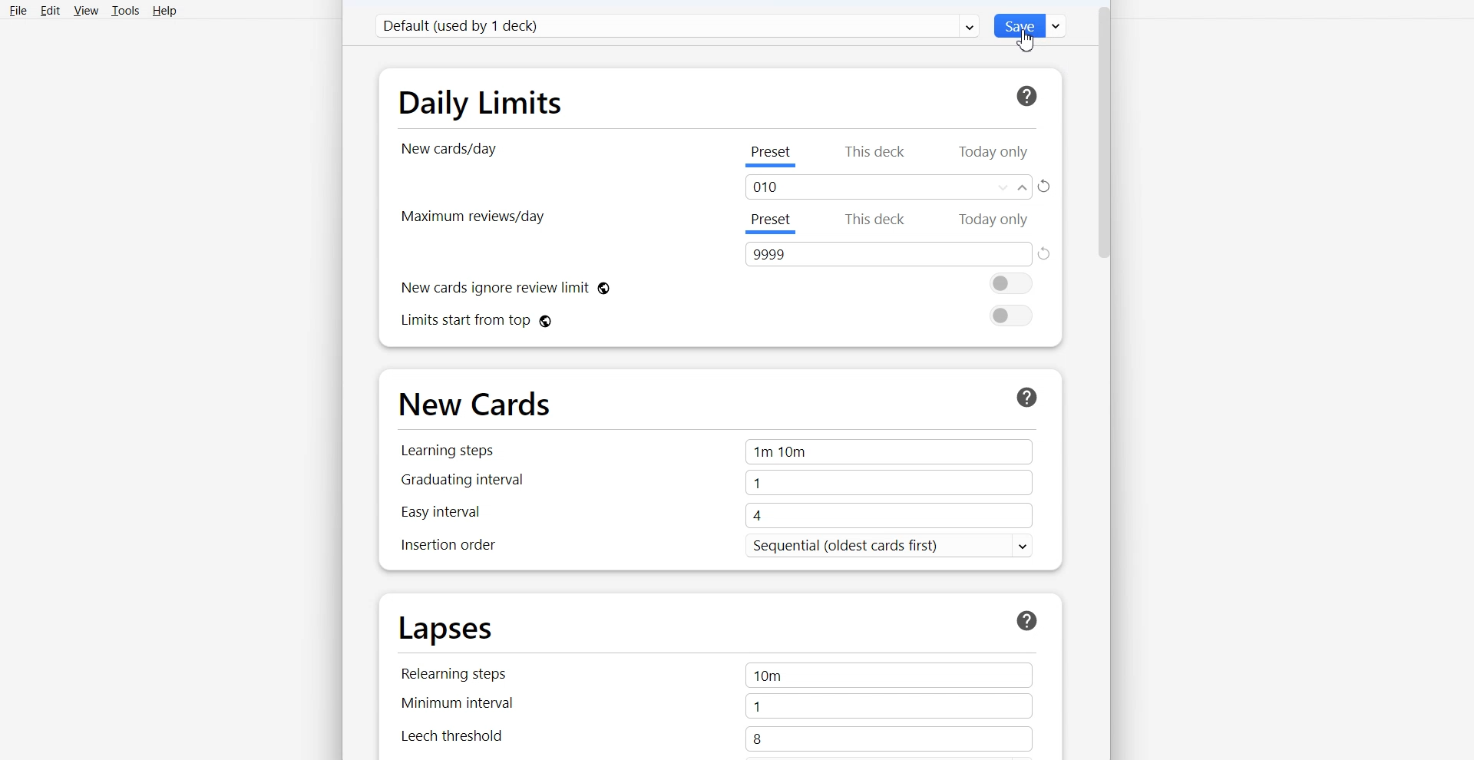 This screenshot has height=760, width=1474. What do you see at coordinates (18, 9) in the screenshot?
I see `File` at bounding box center [18, 9].